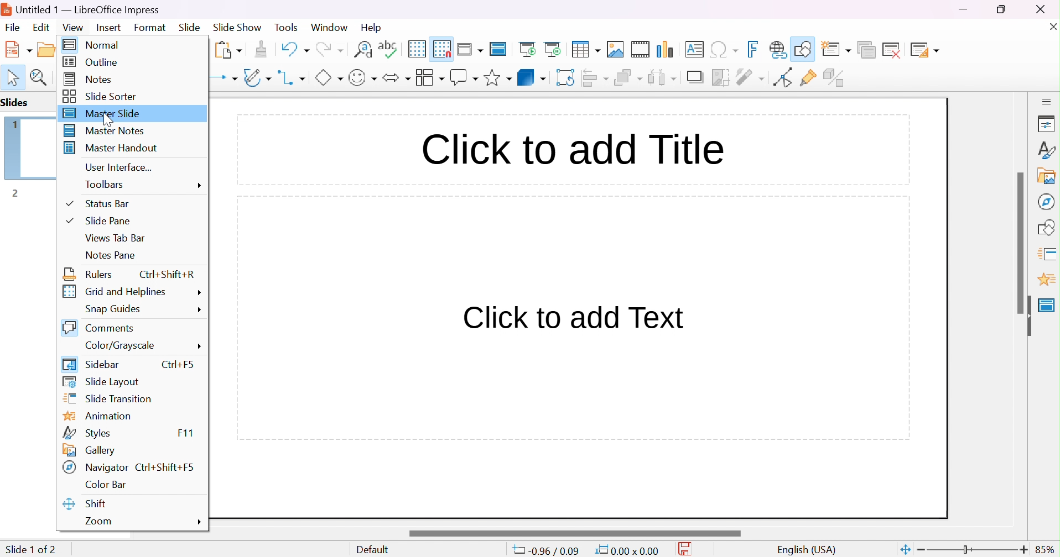  Describe the element at coordinates (13, 28) in the screenshot. I see `file` at that location.